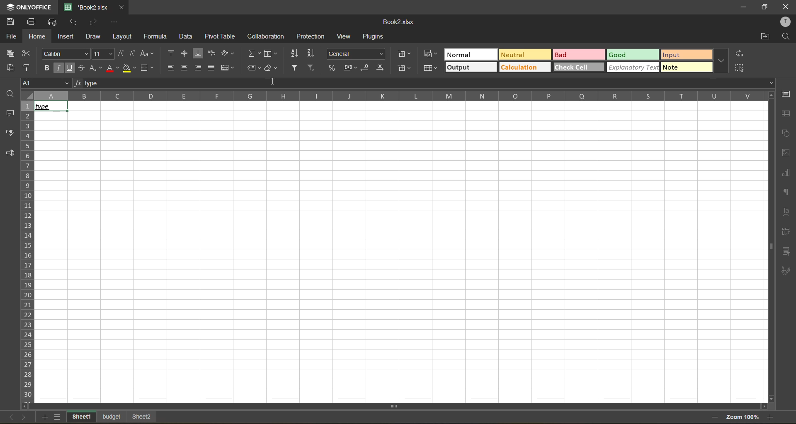 This screenshot has height=424, width=796. Describe the element at coordinates (97, 37) in the screenshot. I see `draw` at that location.